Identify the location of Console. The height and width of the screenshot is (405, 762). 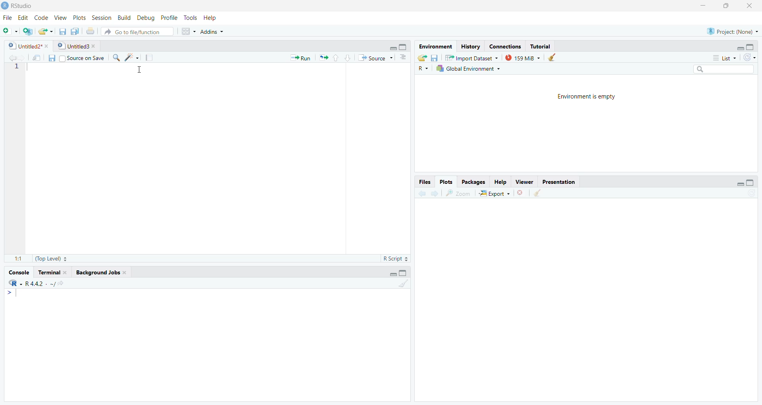
(18, 273).